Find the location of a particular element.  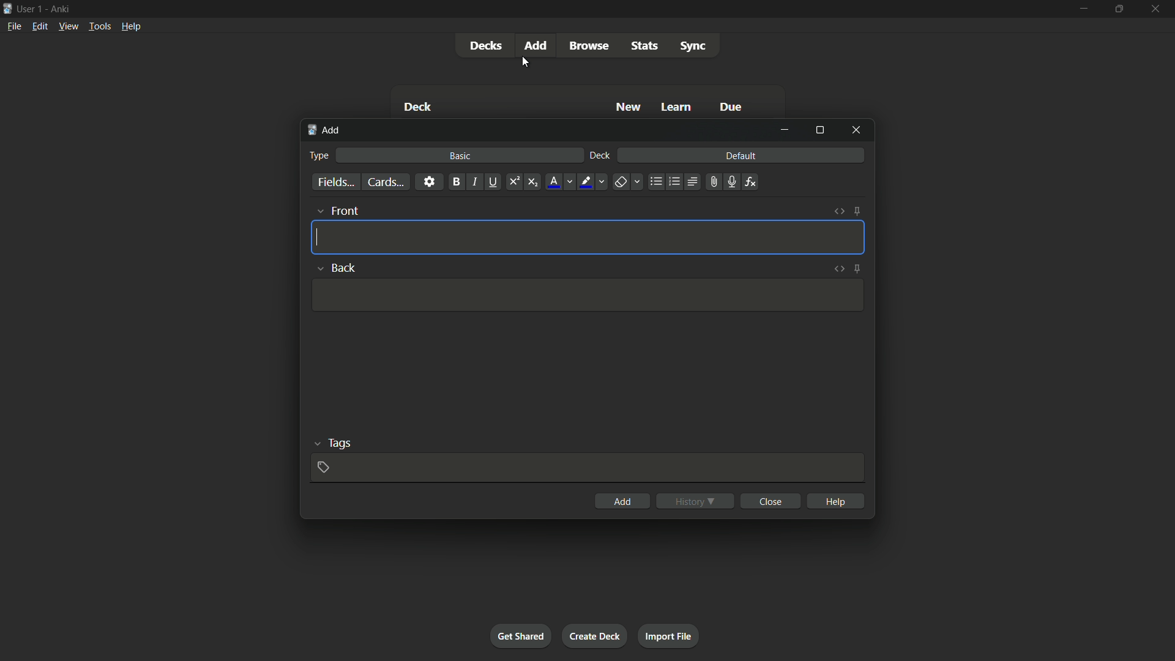

underline is located at coordinates (493, 182).